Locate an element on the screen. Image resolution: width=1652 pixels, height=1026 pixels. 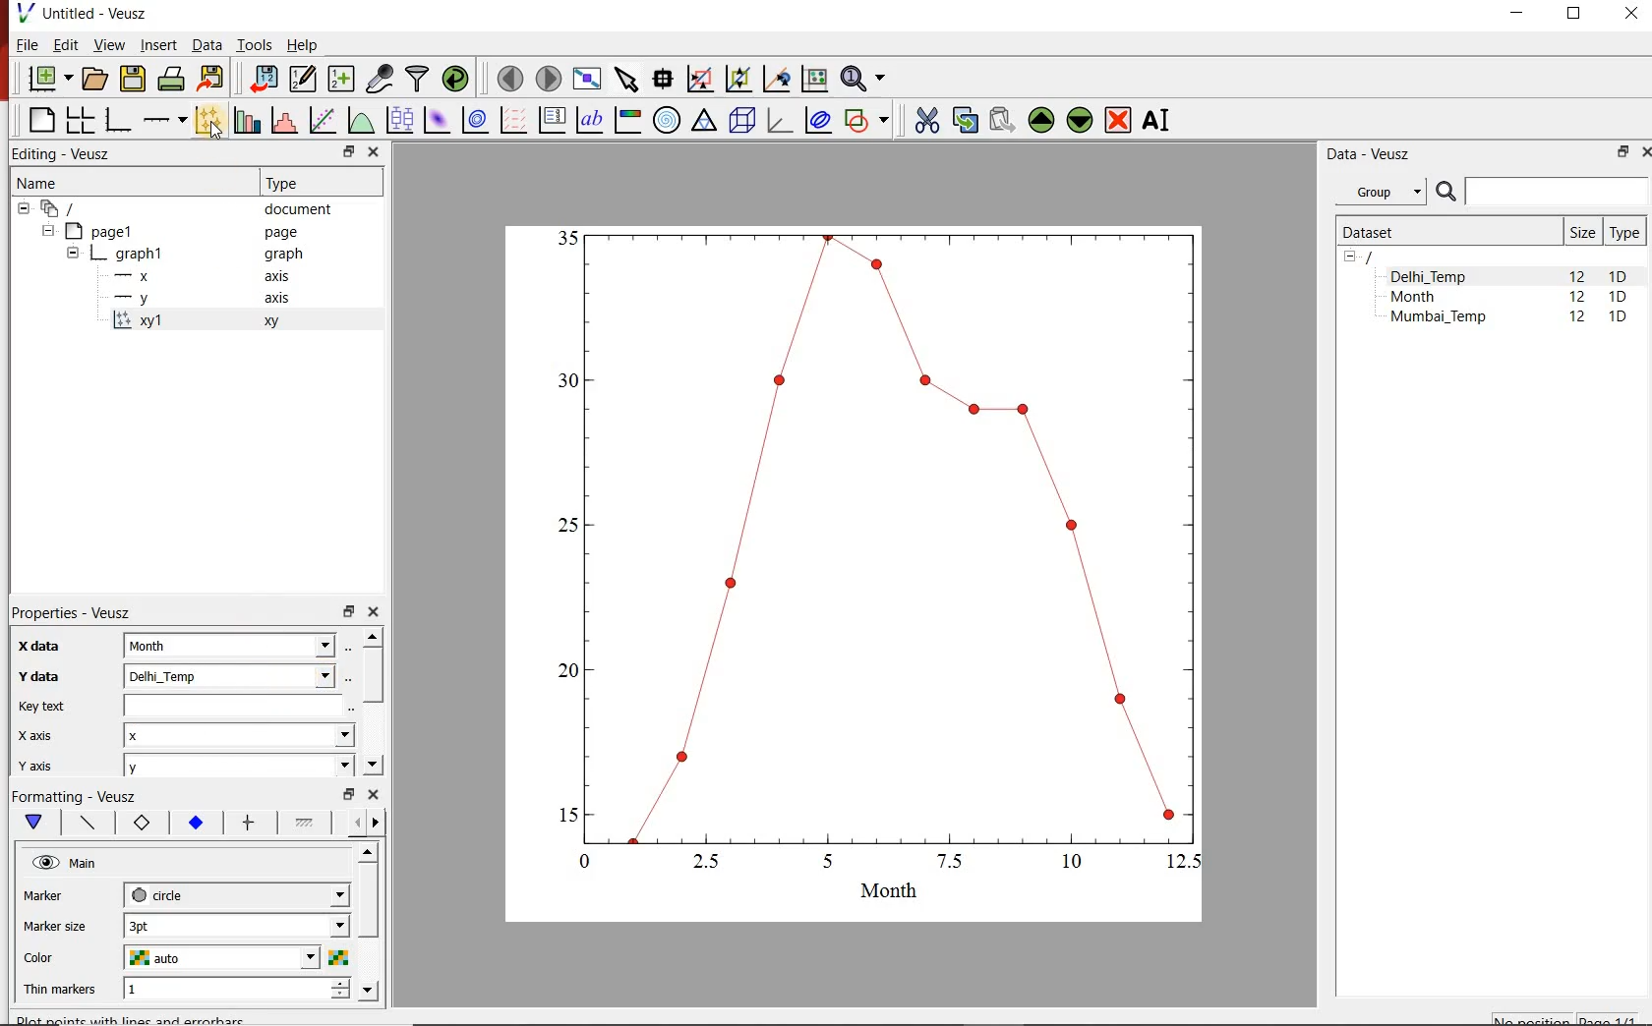
Size is located at coordinates (1582, 232).